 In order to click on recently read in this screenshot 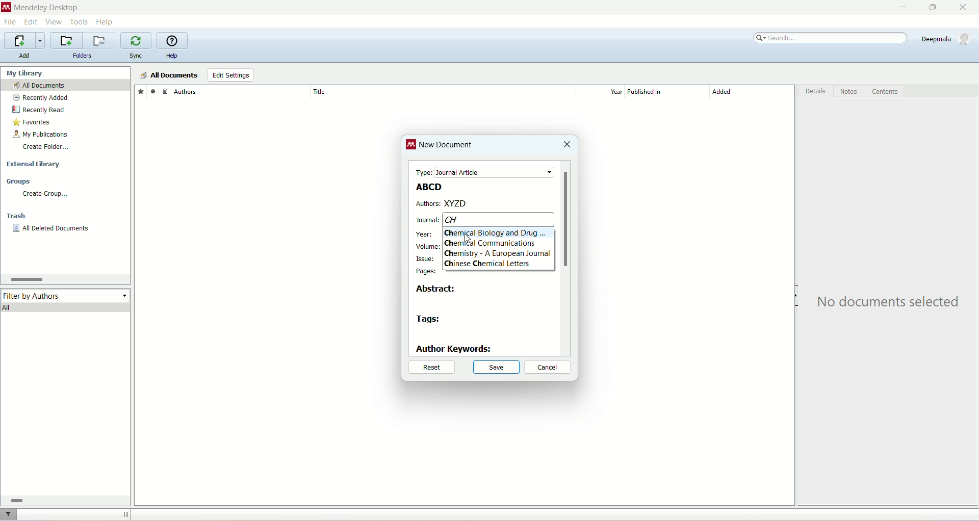, I will do `click(38, 110)`.